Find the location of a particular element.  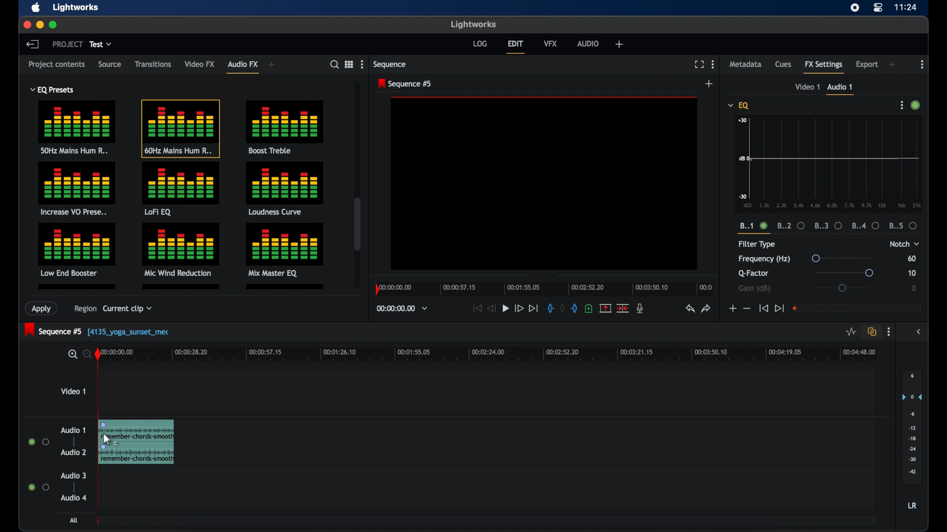

jump to start is located at coordinates (476, 308).